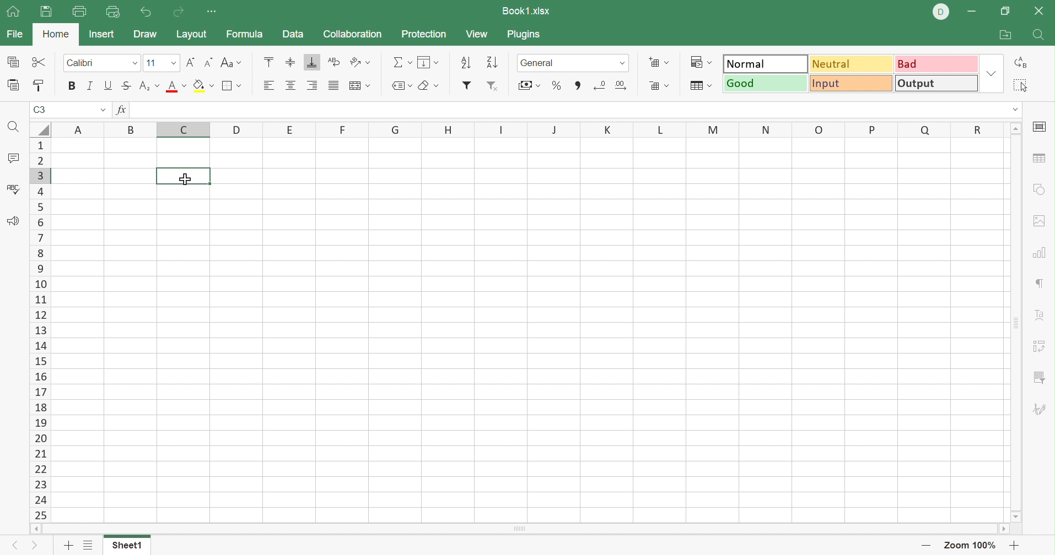 The height and width of the screenshot is (555, 1055). What do you see at coordinates (1038, 189) in the screenshot?
I see `Shape settings` at bounding box center [1038, 189].